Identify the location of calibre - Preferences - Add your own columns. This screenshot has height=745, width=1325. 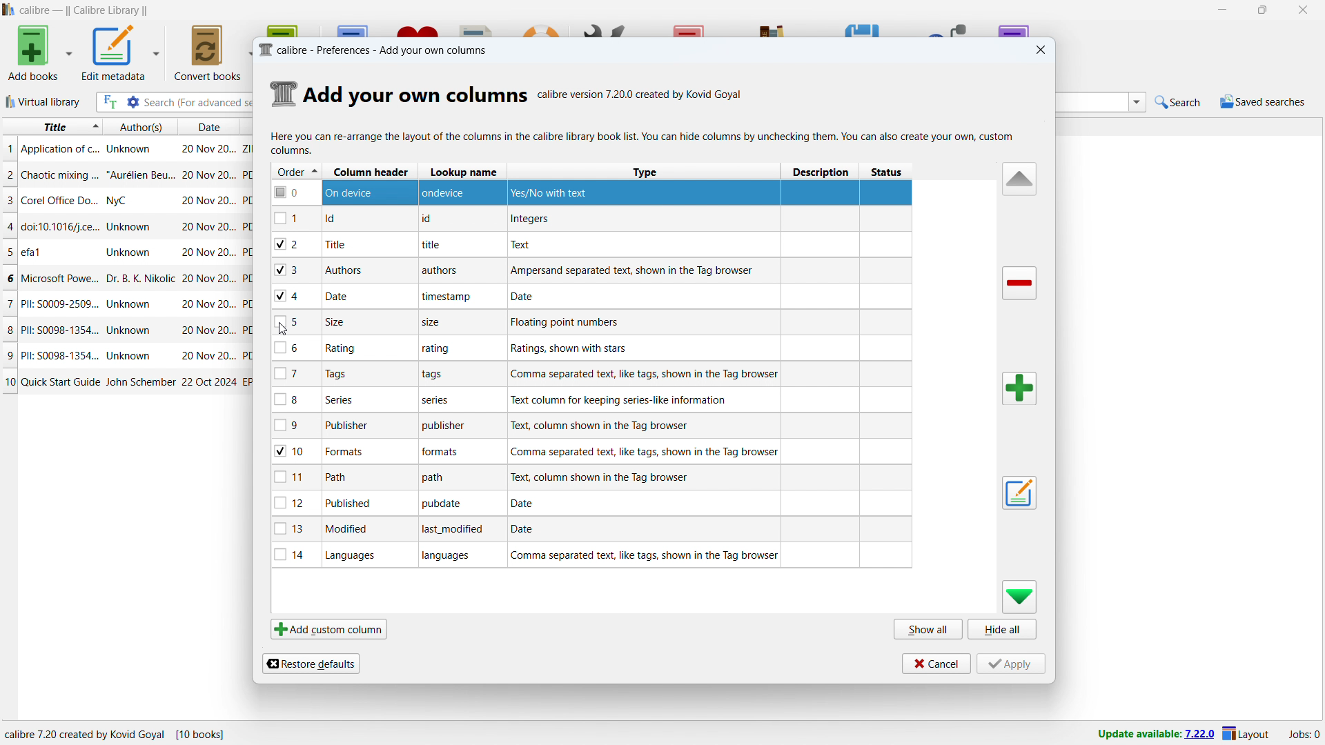
(389, 49).